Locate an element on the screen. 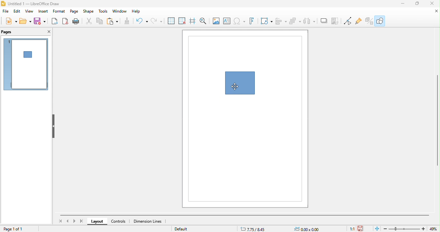 This screenshot has height=232, width=440. page is located at coordinates (74, 12).